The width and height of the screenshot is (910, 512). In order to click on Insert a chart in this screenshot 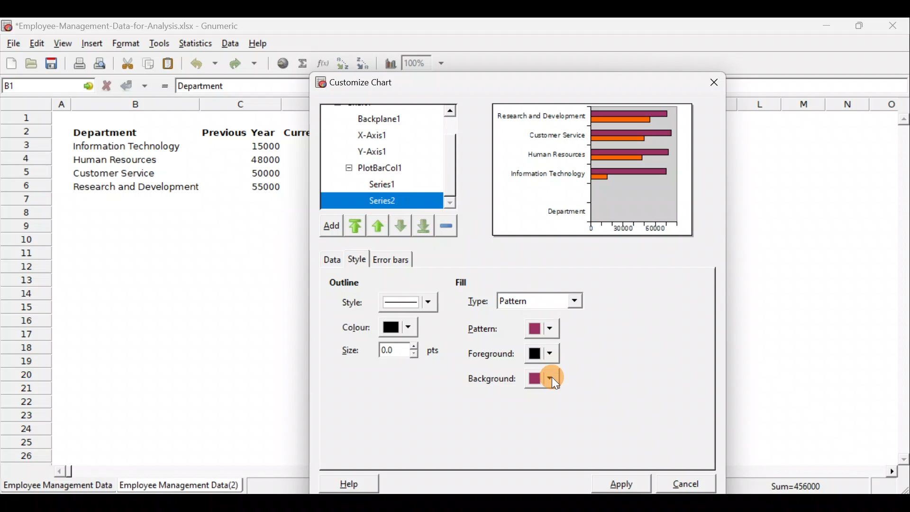, I will do `click(388, 63)`.